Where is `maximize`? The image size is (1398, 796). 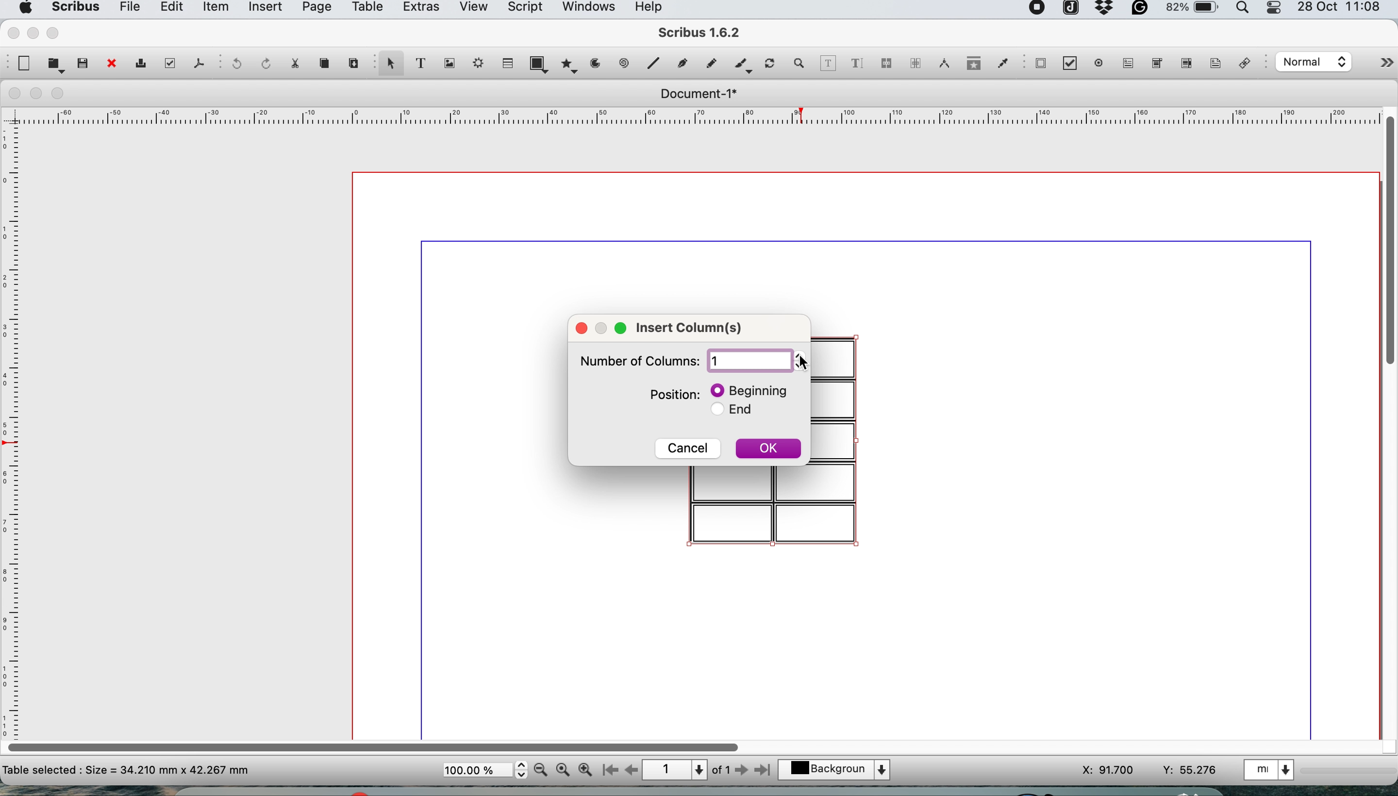 maximize is located at coordinates (623, 327).